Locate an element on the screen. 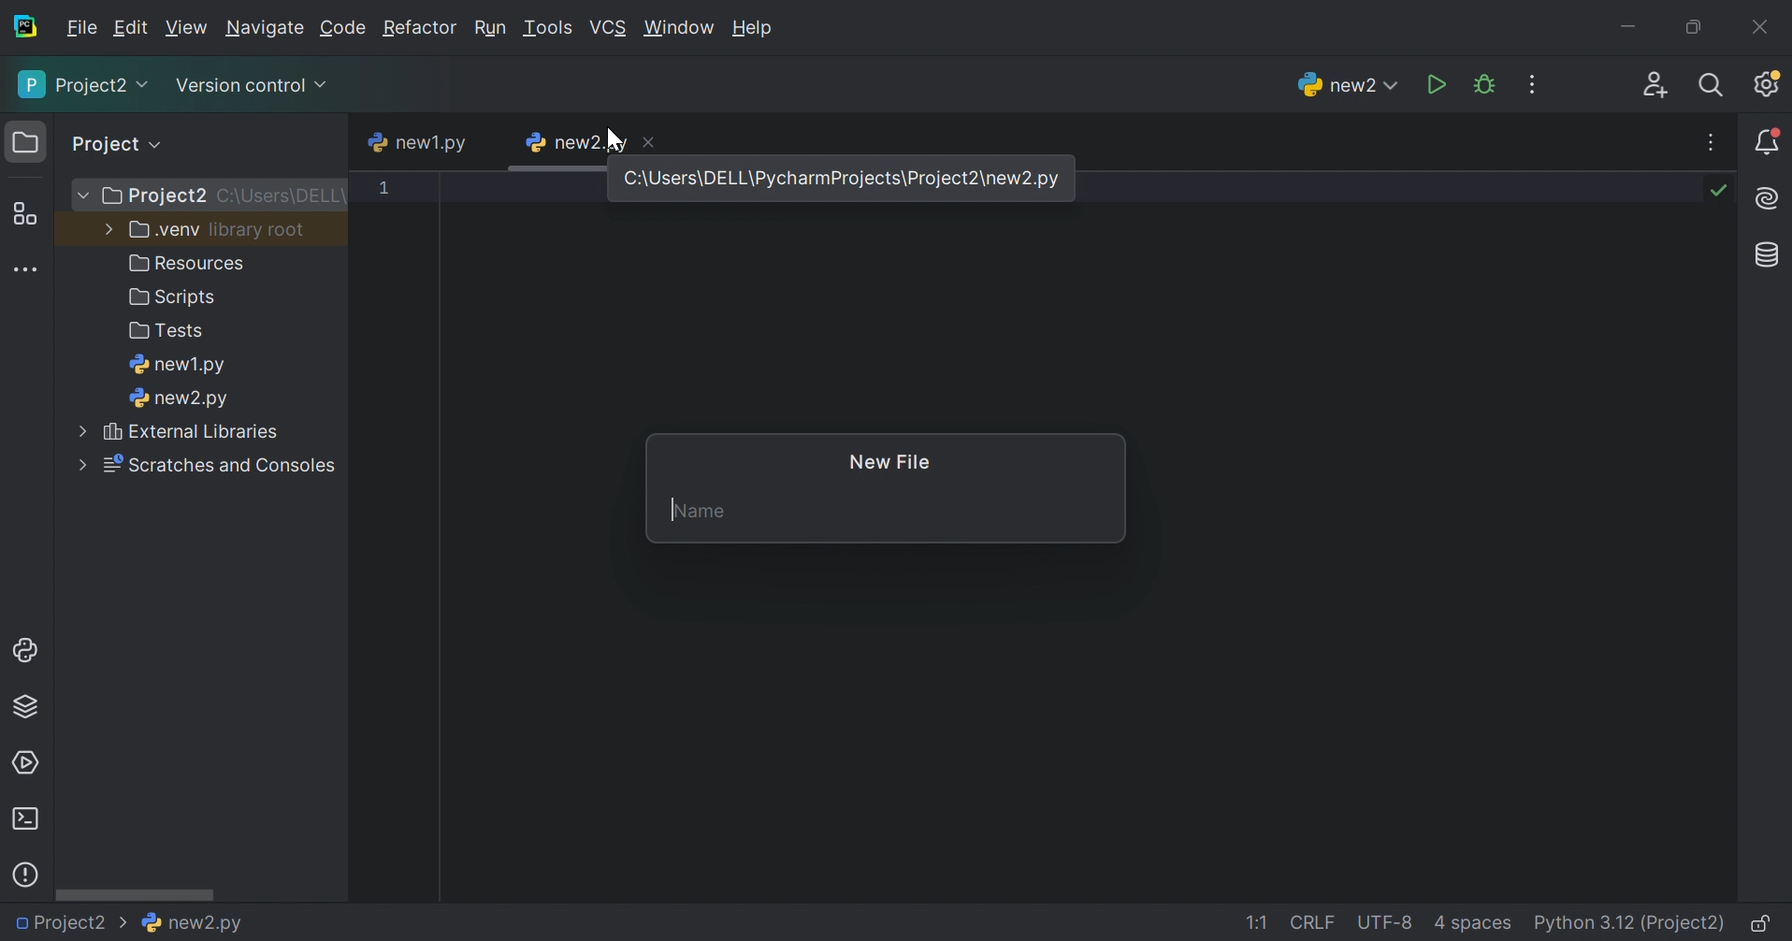 Image resolution: width=1792 pixels, height=941 pixels. File is located at coordinates (82, 28).